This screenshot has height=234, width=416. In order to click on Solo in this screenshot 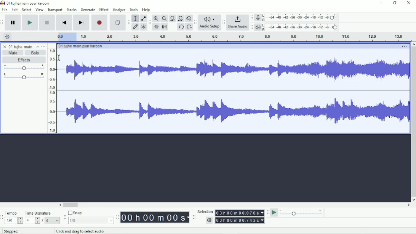, I will do `click(35, 53)`.